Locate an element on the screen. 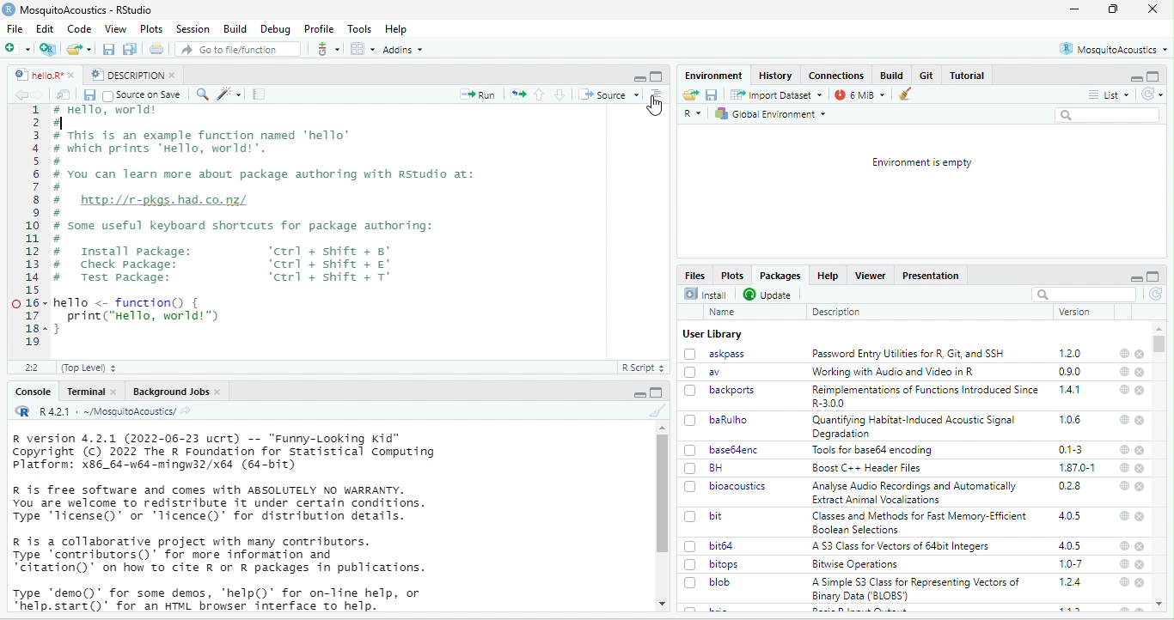 This screenshot has height=620, width=1174. save all open documents is located at coordinates (131, 49).